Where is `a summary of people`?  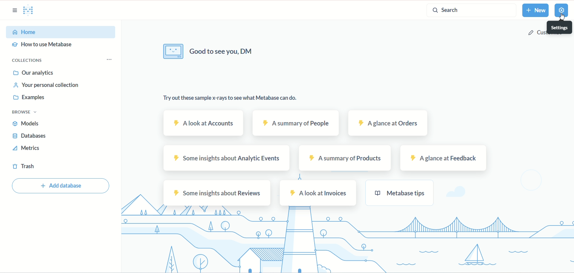 a summary of people is located at coordinates (295, 124).